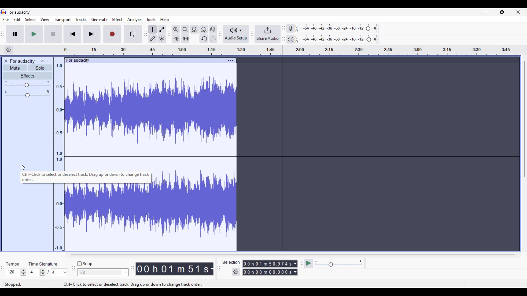 This screenshot has width=527, height=296. I want to click on Selection duration, so click(268, 267).